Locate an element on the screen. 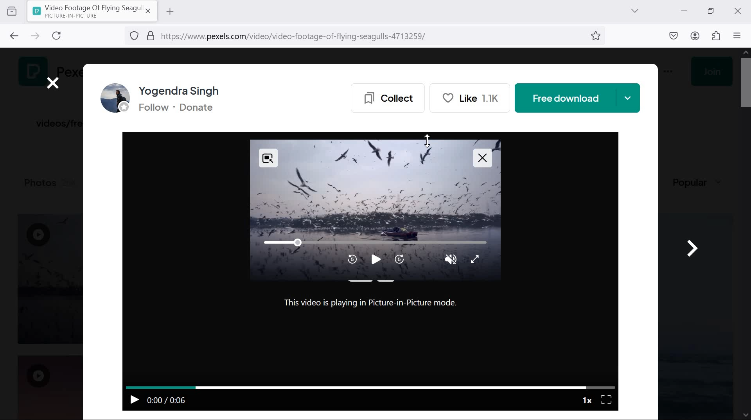  add tab is located at coordinates (170, 11).